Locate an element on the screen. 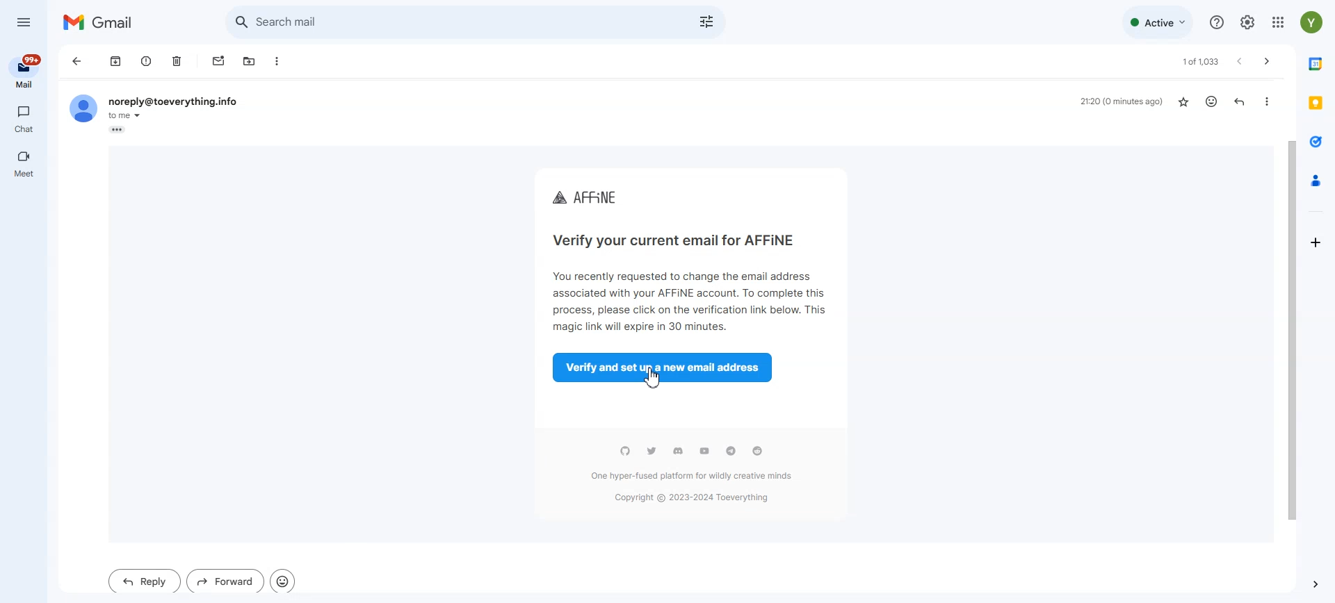 The height and width of the screenshot is (603, 1335). 1 of 1003 is located at coordinates (1196, 62).